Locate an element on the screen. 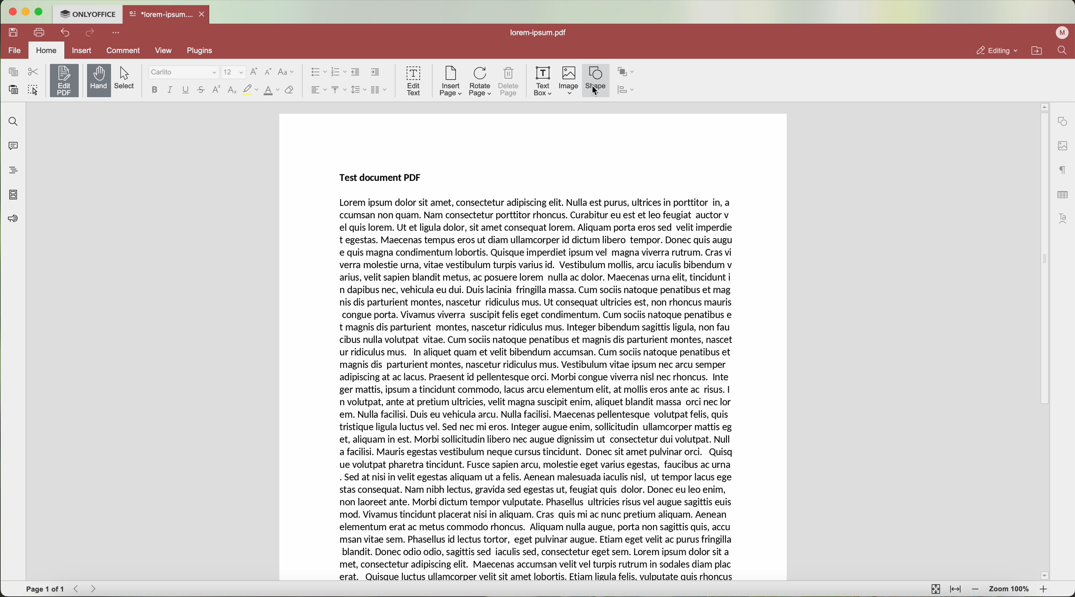  lorem-ipsum.pdf is located at coordinates (542, 33).